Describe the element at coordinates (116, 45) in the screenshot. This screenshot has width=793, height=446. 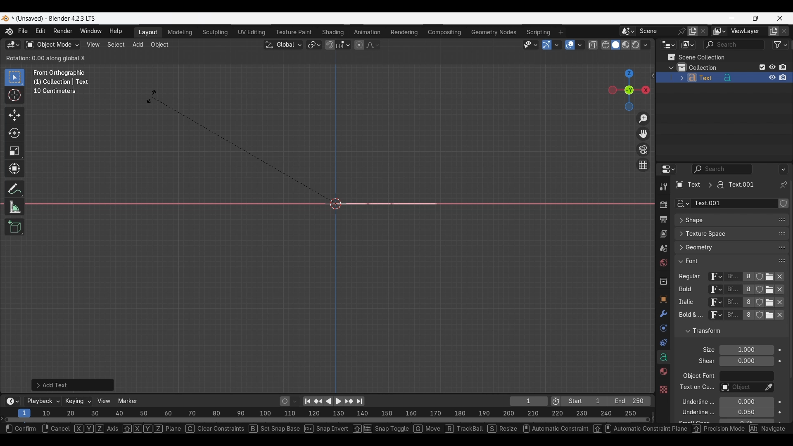
I see `Select menu` at that location.